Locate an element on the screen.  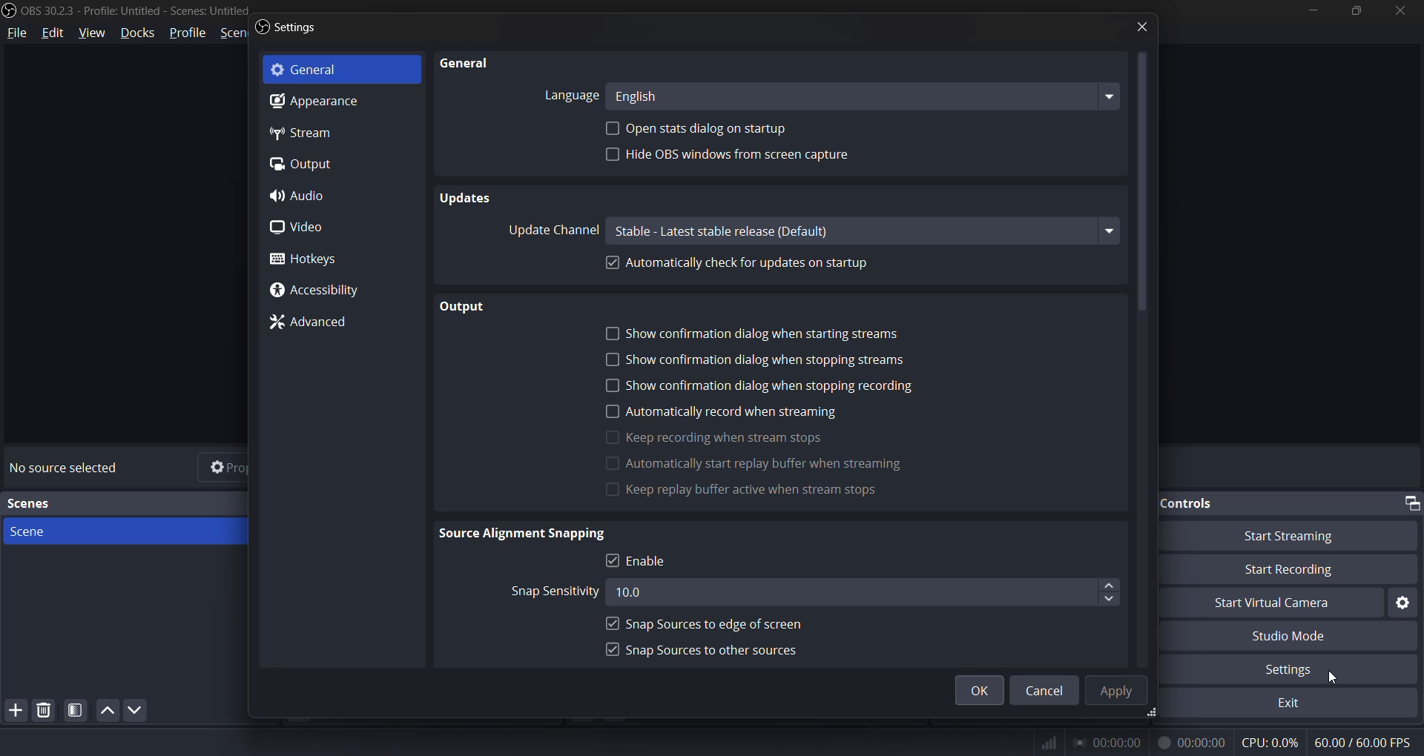
view is located at coordinates (92, 33).